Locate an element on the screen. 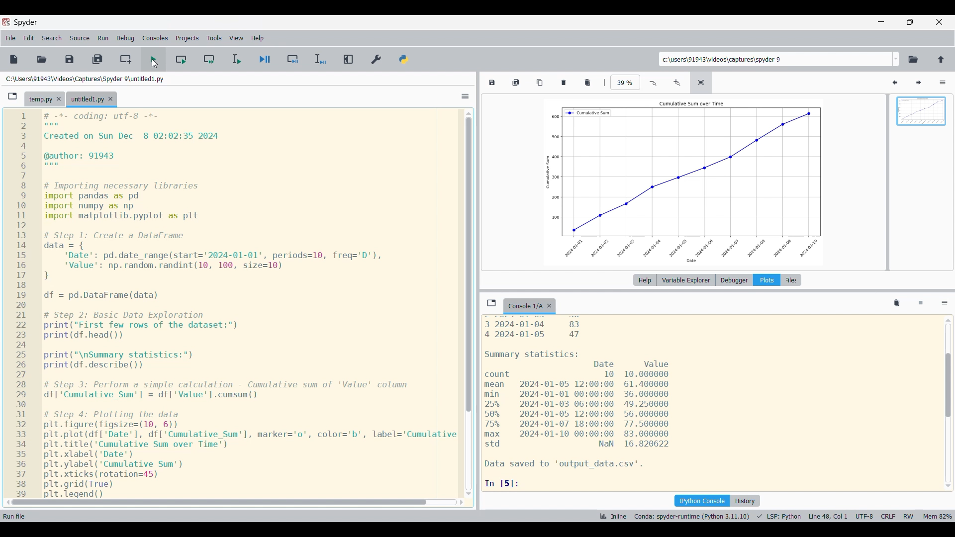 This screenshot has height=537, width=955. Debug file is located at coordinates (265, 59).